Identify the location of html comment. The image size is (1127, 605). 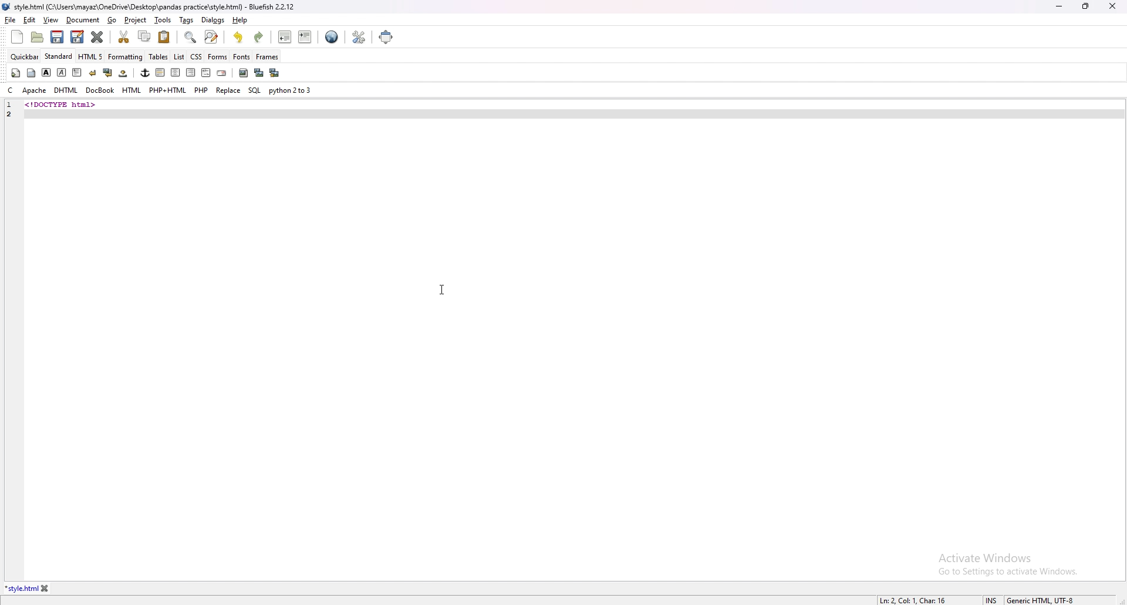
(205, 73).